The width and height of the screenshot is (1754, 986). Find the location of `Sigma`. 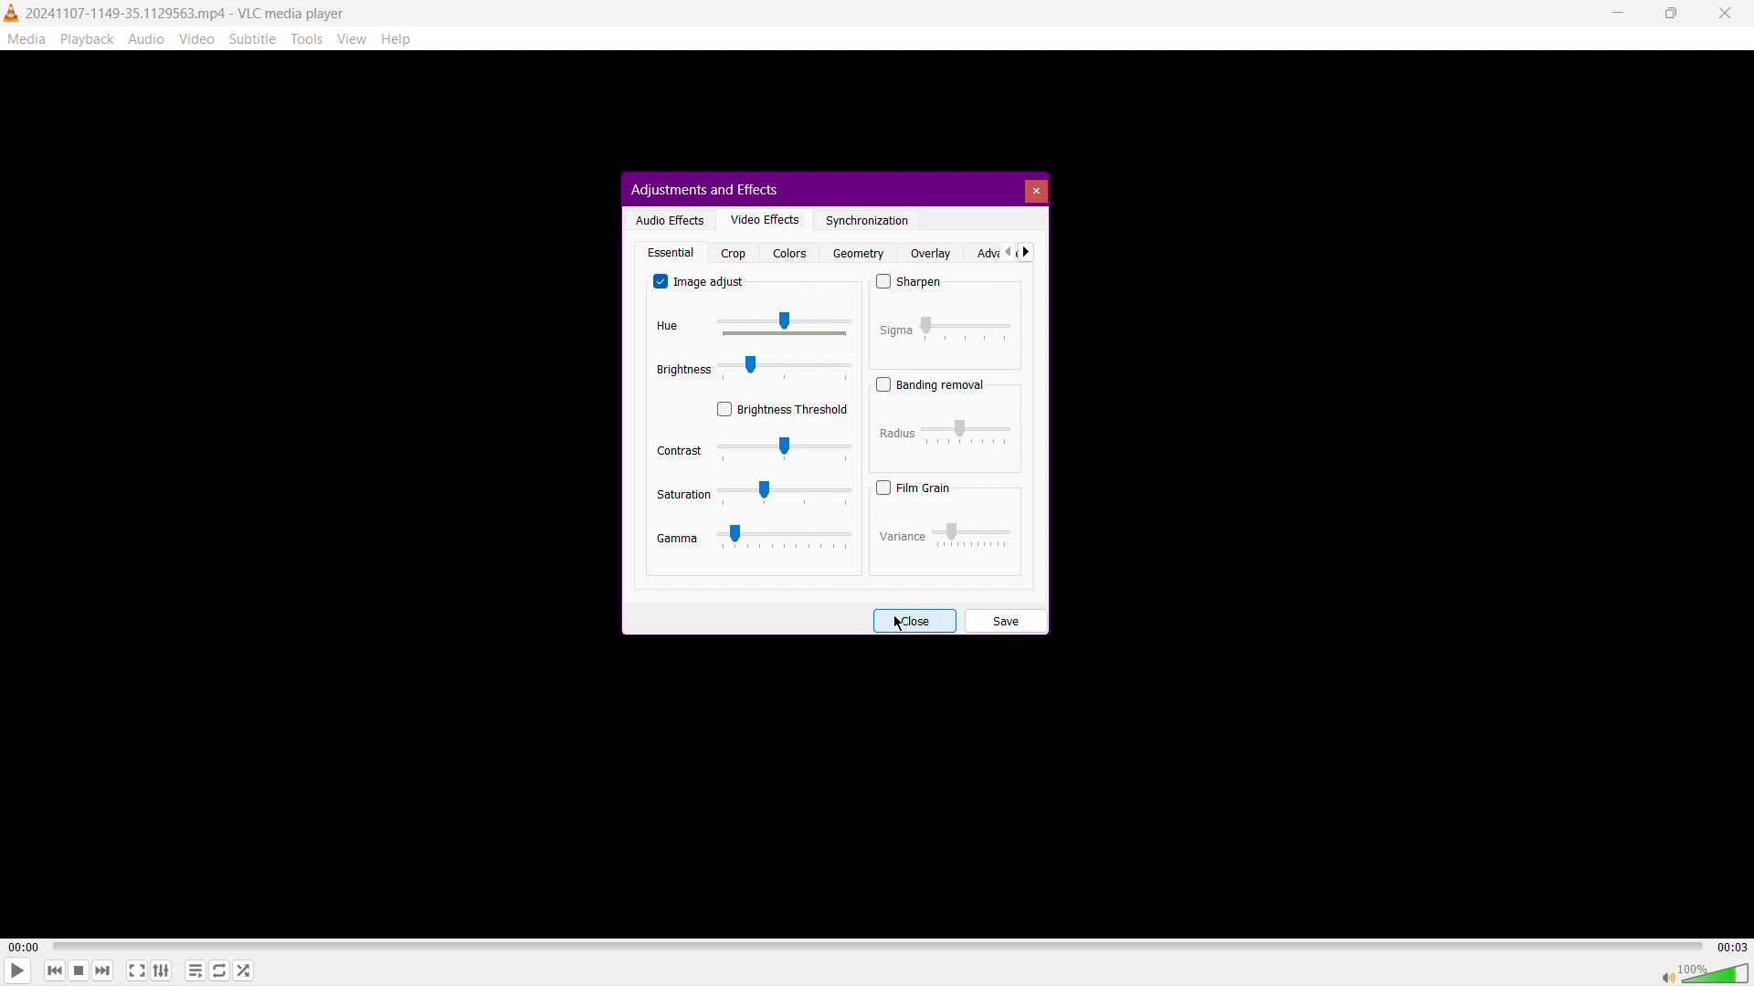

Sigma is located at coordinates (946, 327).